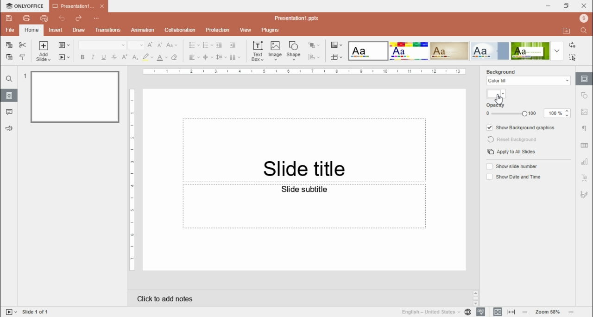  I want to click on theme 2, so click(410, 51).